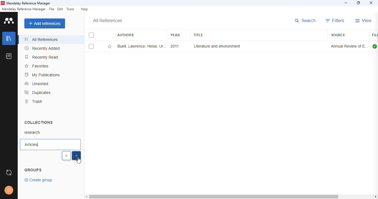 The height and width of the screenshot is (199, 378). What do you see at coordinates (9, 190) in the screenshot?
I see `profile` at bounding box center [9, 190].